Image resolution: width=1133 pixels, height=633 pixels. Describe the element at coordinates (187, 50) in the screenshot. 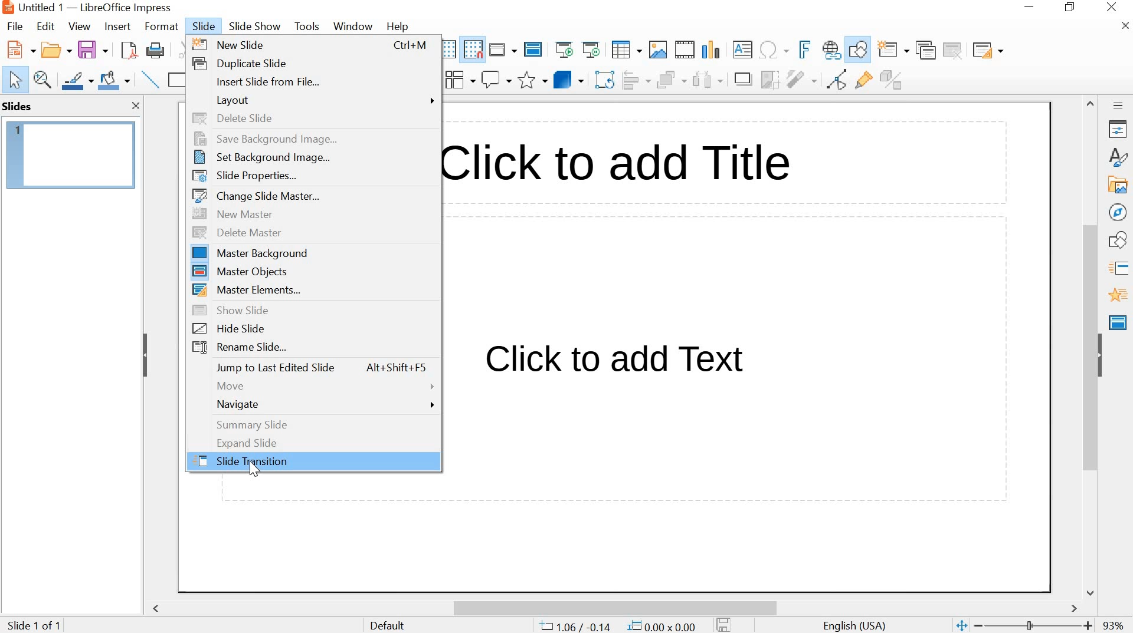

I see `CUT` at that location.